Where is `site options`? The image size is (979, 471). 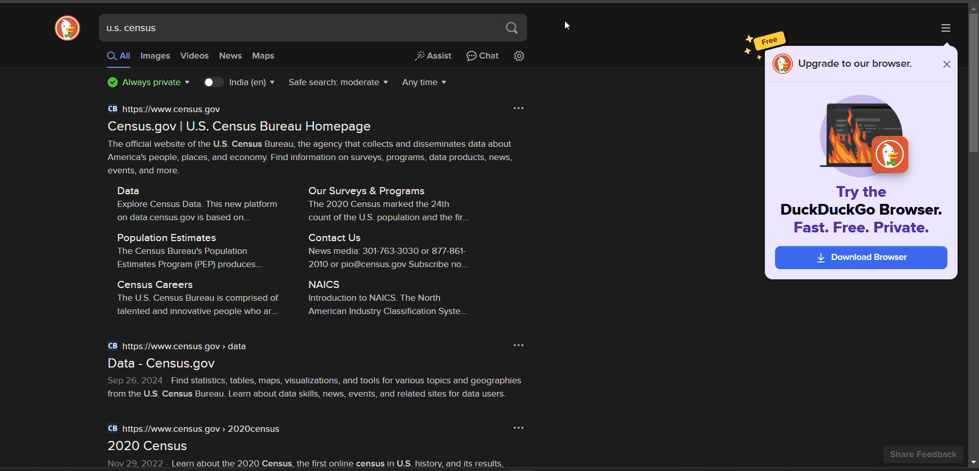 site options is located at coordinates (524, 344).